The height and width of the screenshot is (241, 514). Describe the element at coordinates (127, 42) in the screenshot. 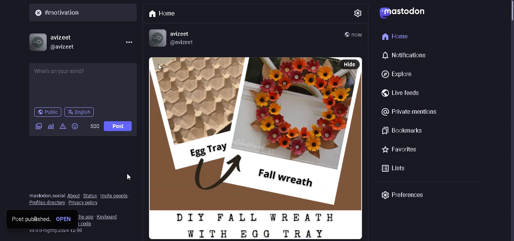

I see `menu` at that location.